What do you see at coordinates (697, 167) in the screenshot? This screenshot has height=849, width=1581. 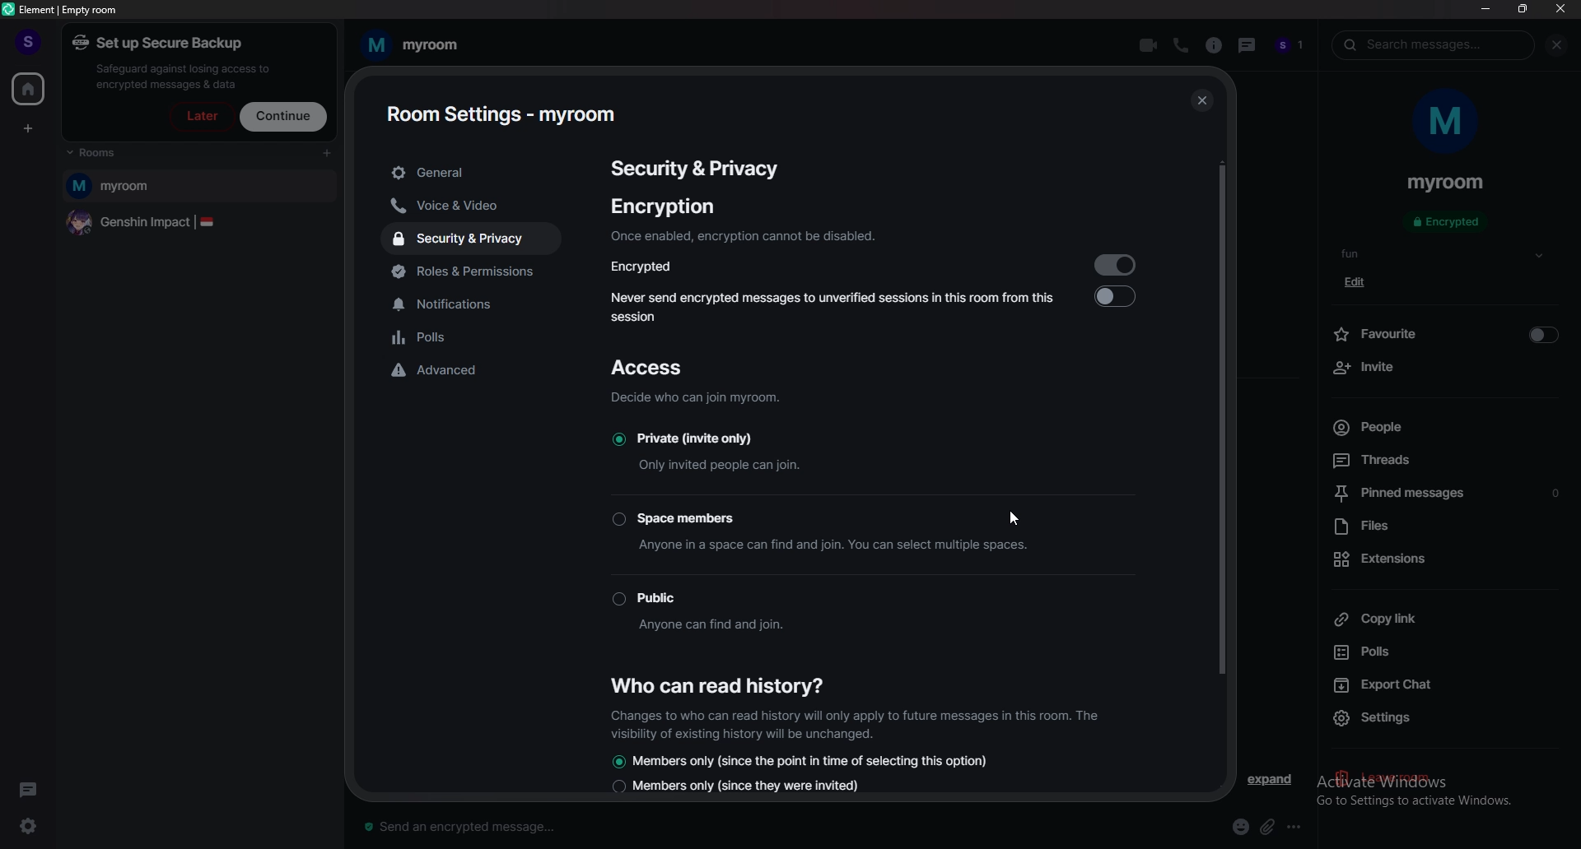 I see `security & privacy` at bounding box center [697, 167].